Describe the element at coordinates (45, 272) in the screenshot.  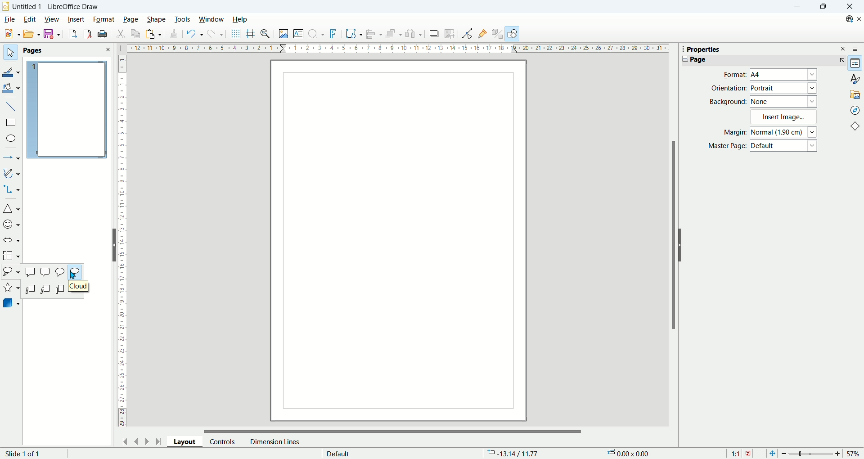
I see `Rounded rectangular callout` at that location.